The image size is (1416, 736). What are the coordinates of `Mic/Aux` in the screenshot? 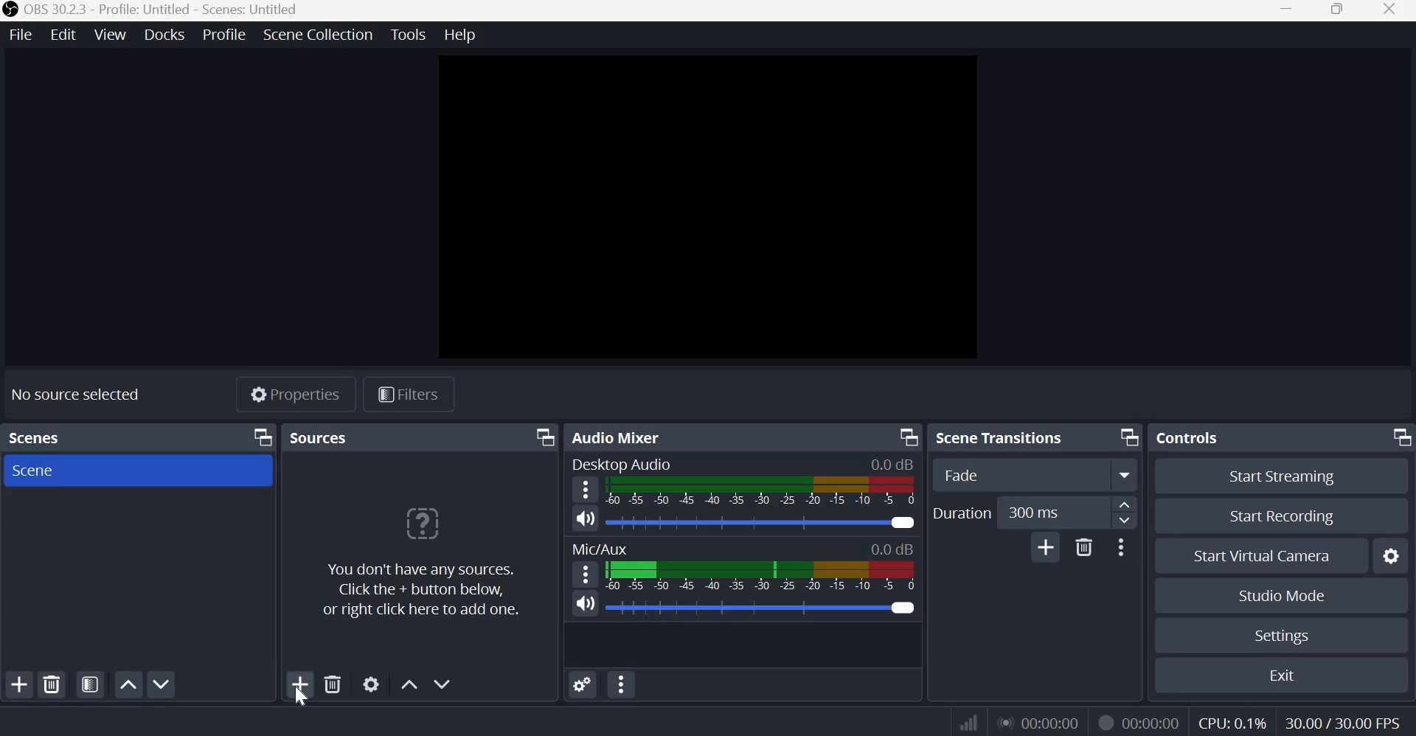 It's located at (601, 548).